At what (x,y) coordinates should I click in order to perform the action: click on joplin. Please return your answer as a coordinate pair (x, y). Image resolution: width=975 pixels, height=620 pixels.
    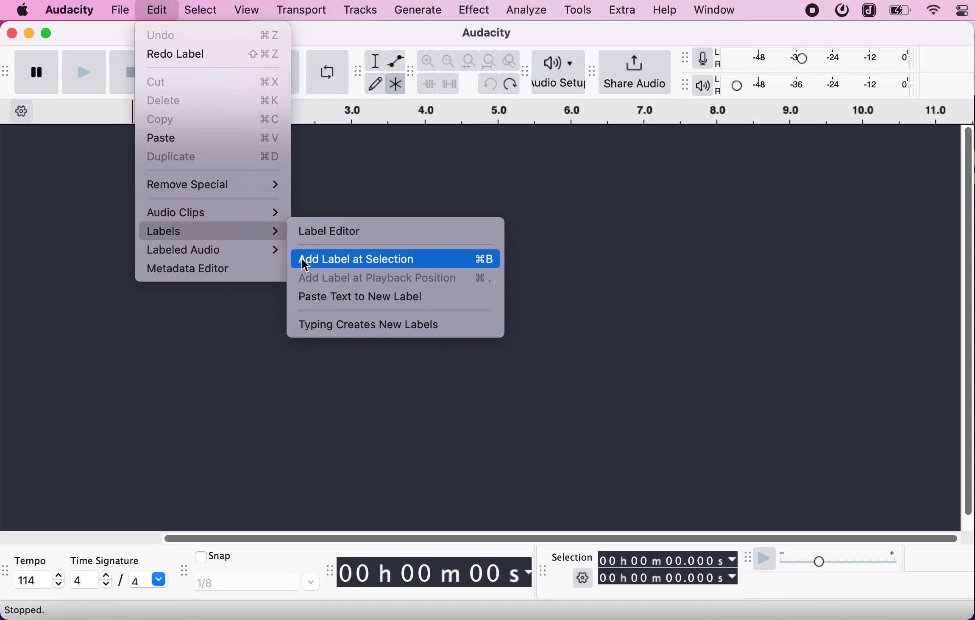
    Looking at the image, I should click on (868, 10).